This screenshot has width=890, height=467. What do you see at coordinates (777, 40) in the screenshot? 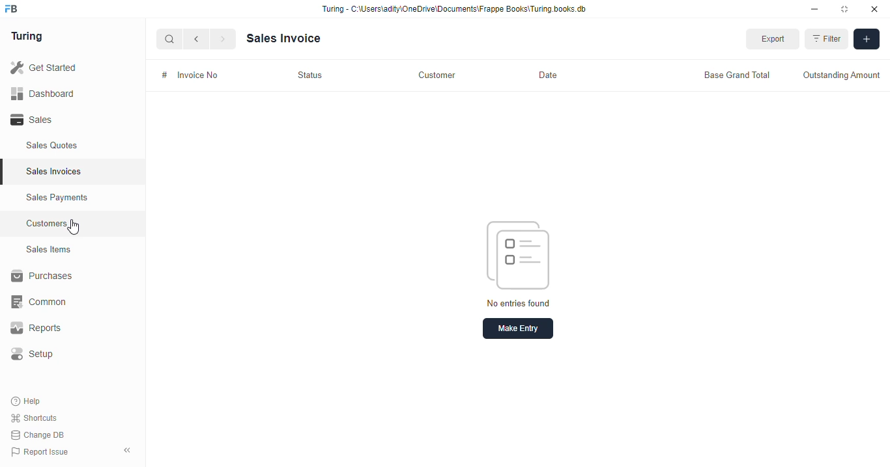
I see `Export` at bounding box center [777, 40].